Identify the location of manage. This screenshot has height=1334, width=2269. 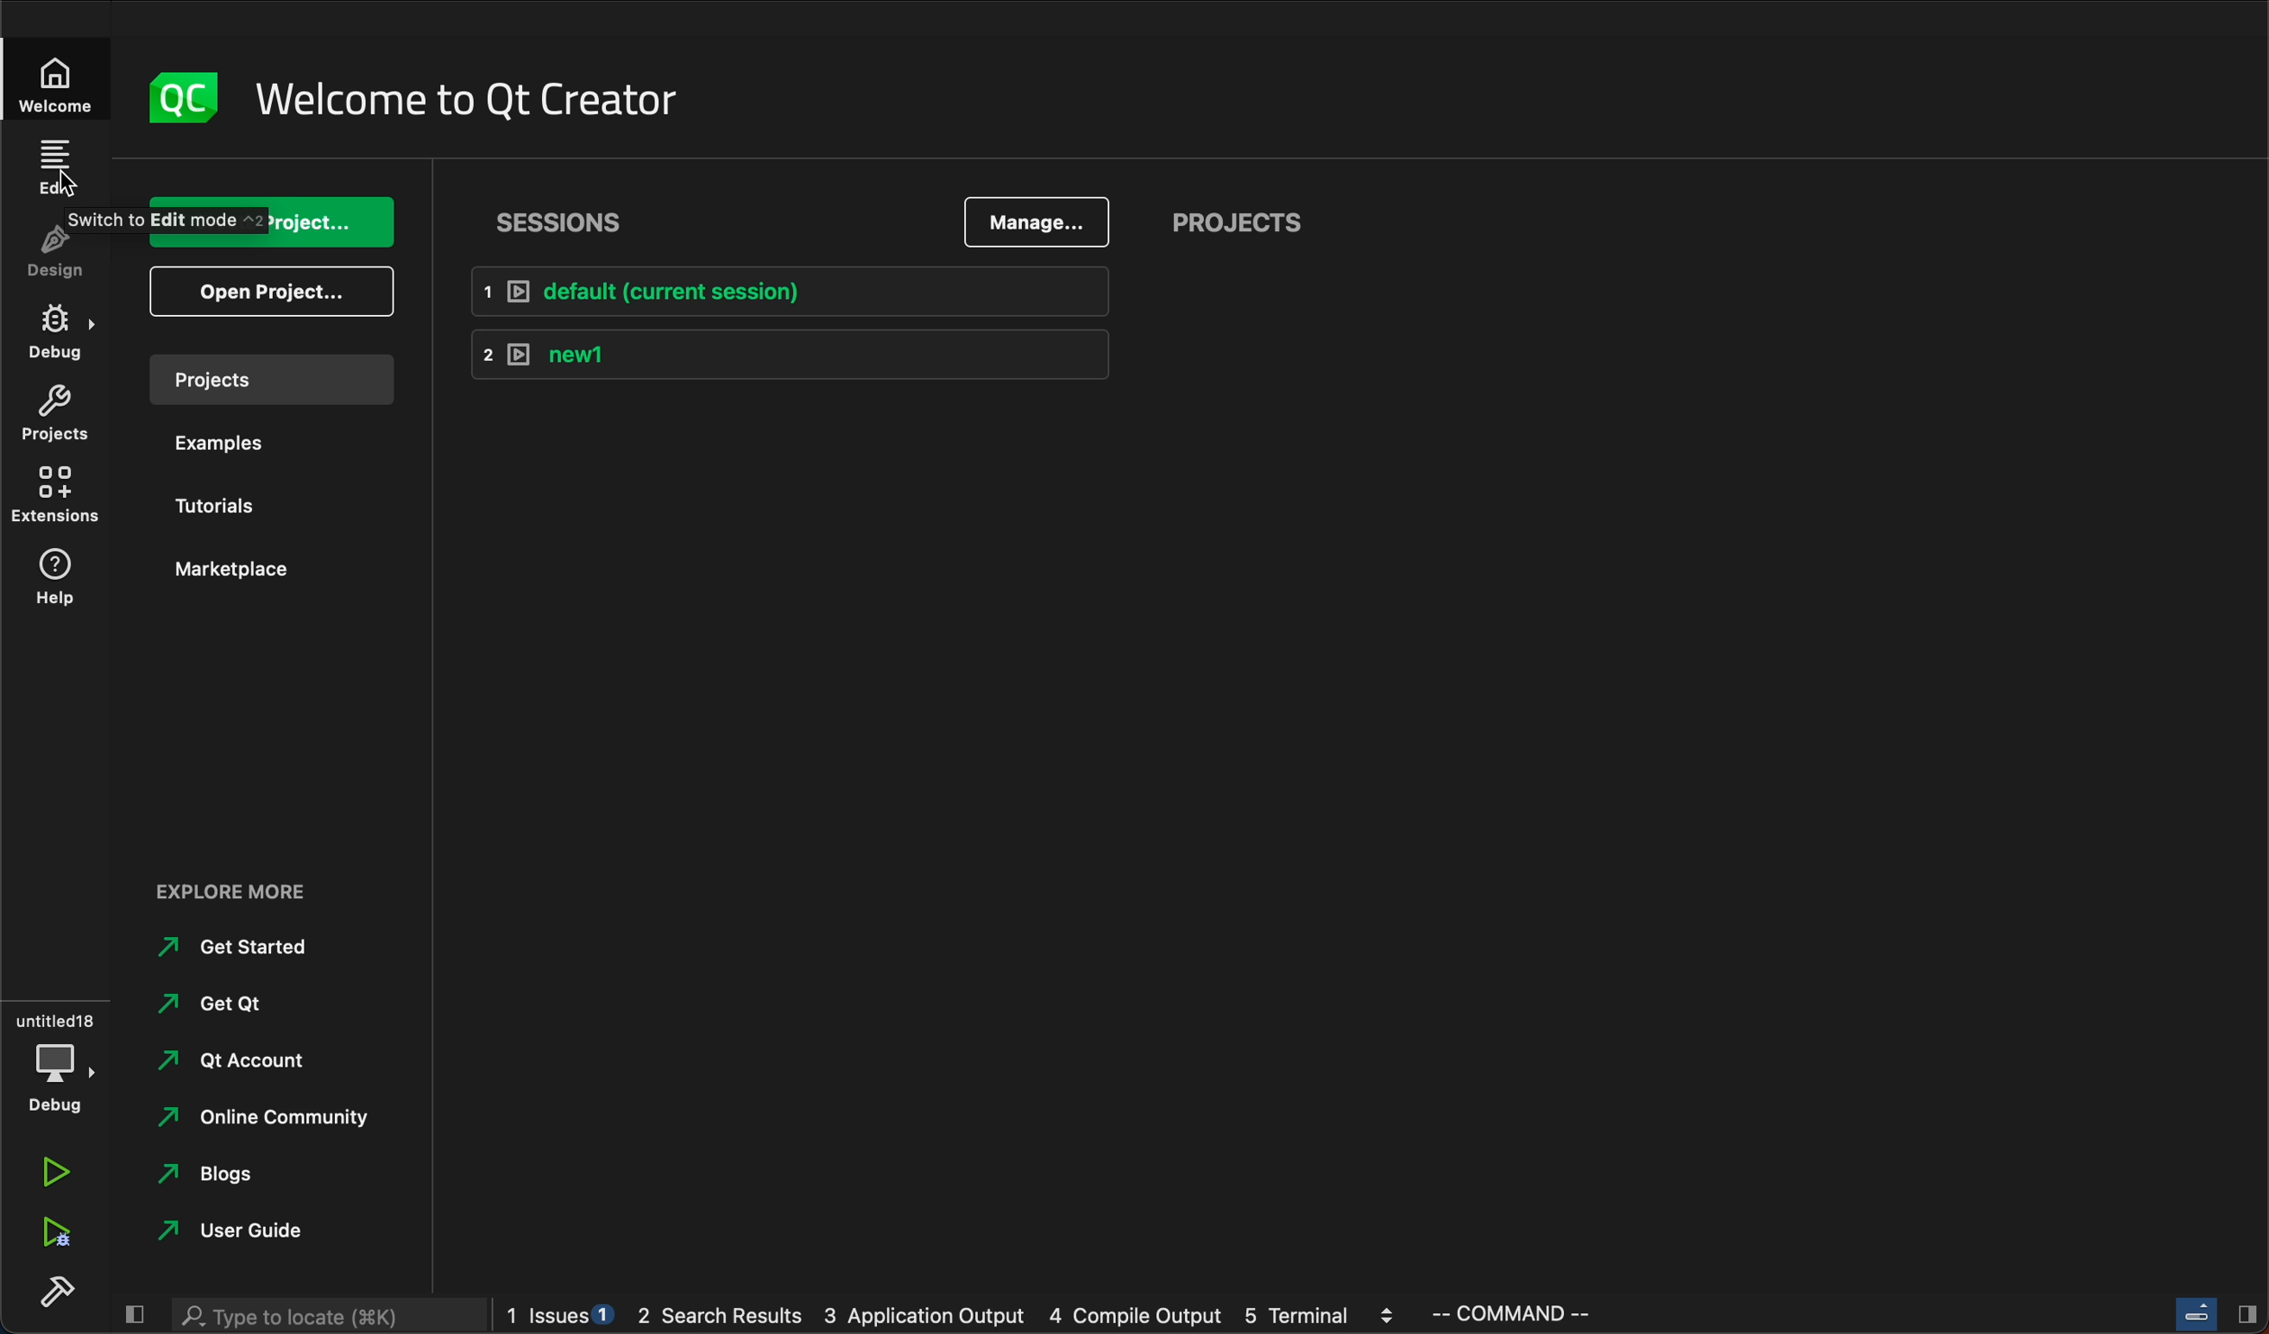
(1026, 215).